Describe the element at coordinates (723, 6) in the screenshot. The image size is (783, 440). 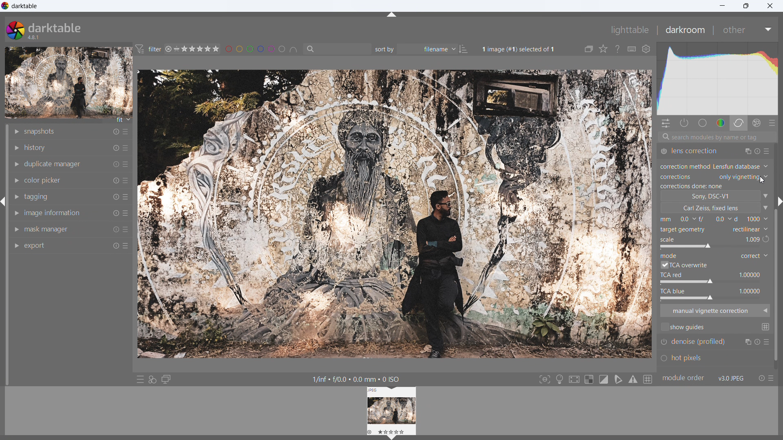
I see `minimize` at that location.